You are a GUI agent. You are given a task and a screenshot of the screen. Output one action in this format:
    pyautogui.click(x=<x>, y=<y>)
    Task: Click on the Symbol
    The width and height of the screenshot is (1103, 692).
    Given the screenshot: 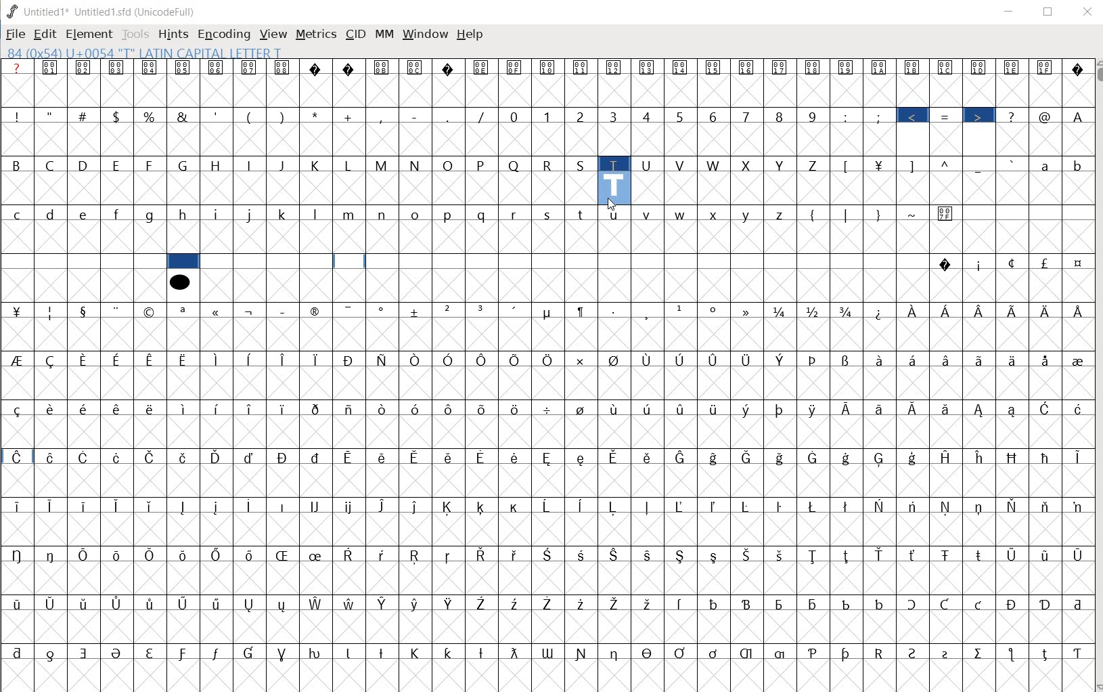 What is the action you would take?
    pyautogui.click(x=552, y=604)
    